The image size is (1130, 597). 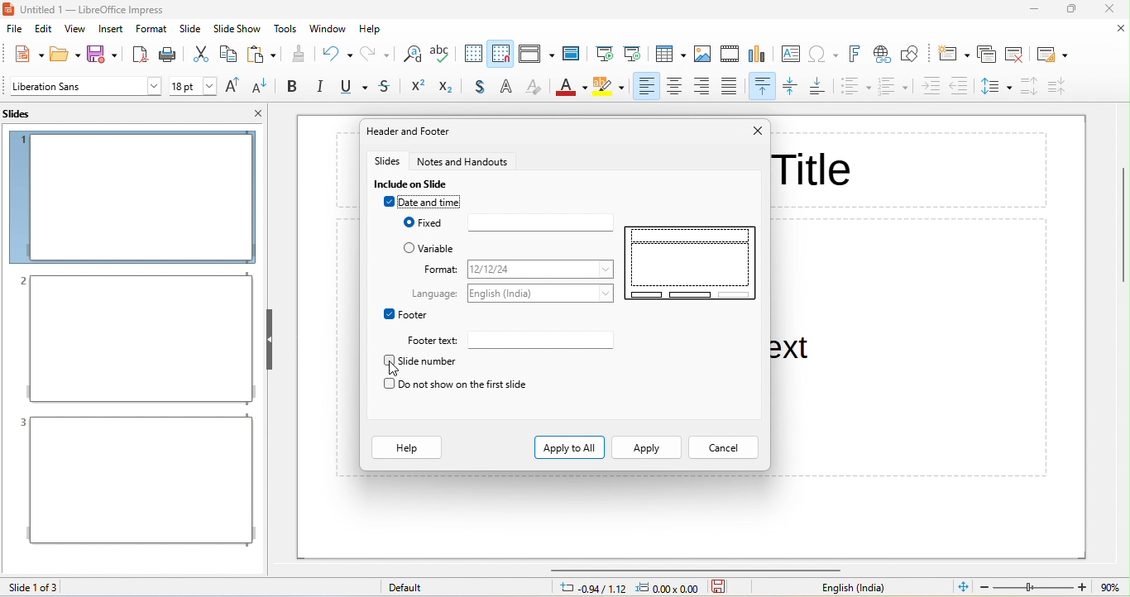 What do you see at coordinates (16, 31) in the screenshot?
I see `file` at bounding box center [16, 31].